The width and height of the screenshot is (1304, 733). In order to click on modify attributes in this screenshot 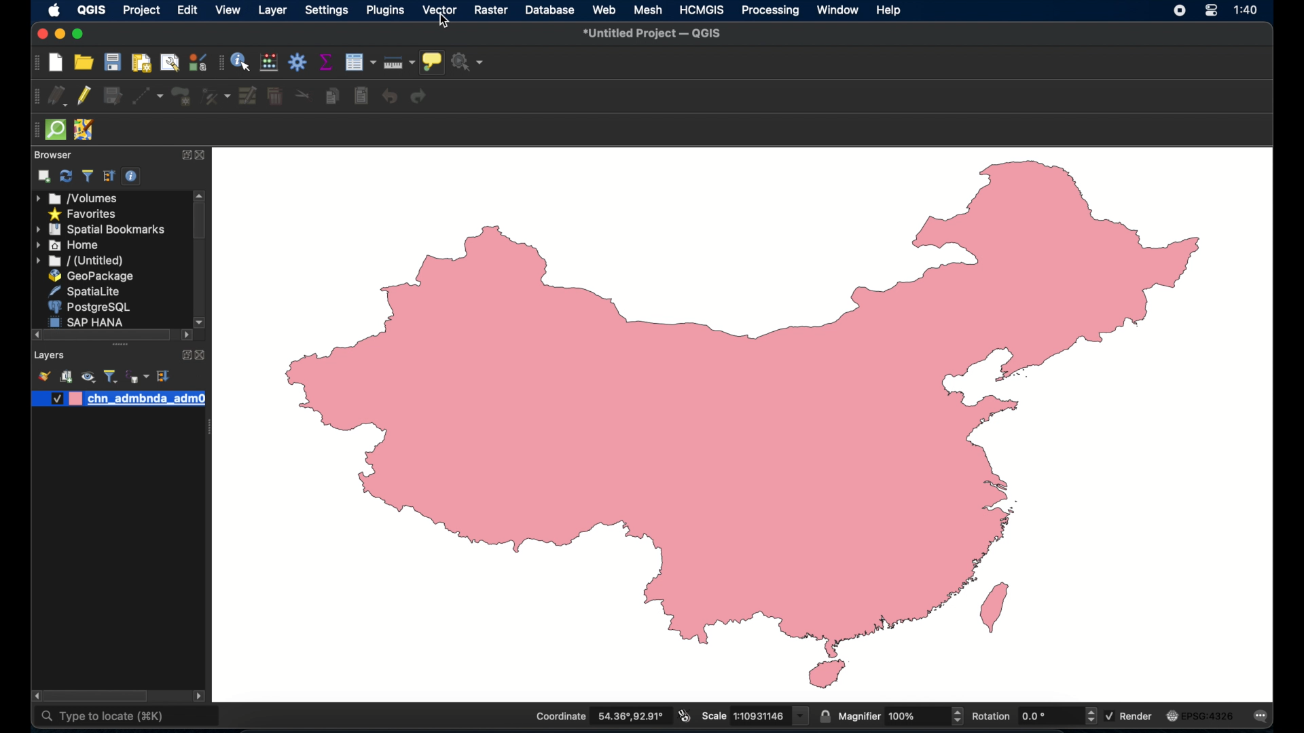, I will do `click(359, 62)`.